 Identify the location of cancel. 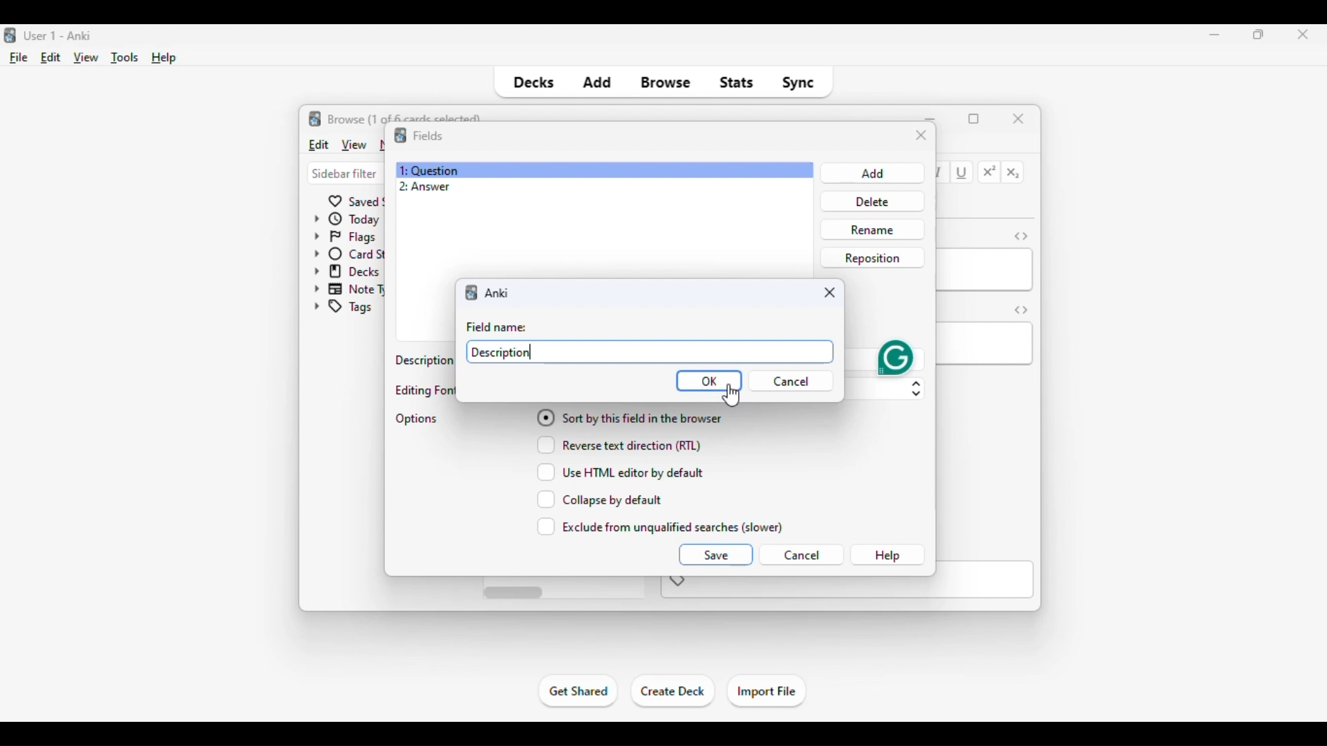
(801, 555).